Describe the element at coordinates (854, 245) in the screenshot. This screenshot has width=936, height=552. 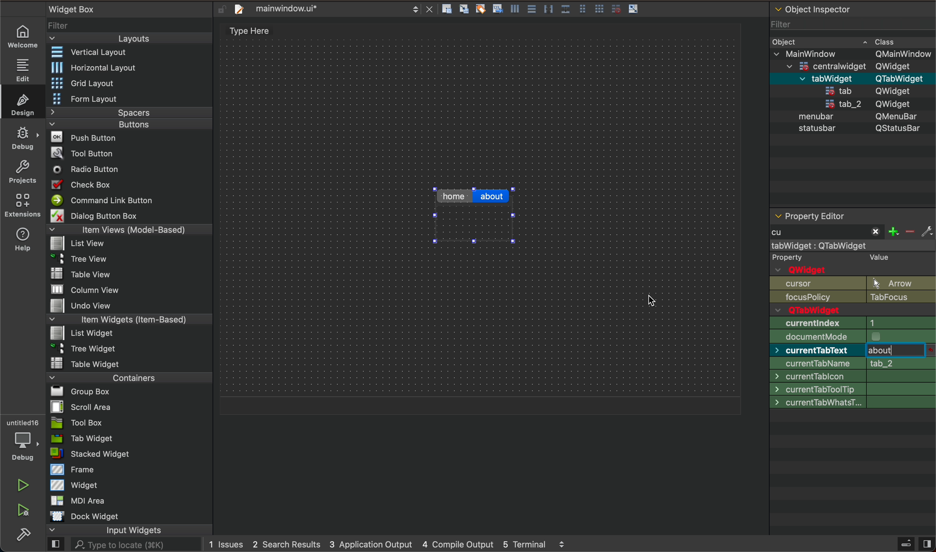
I see `mainwindow` at that location.